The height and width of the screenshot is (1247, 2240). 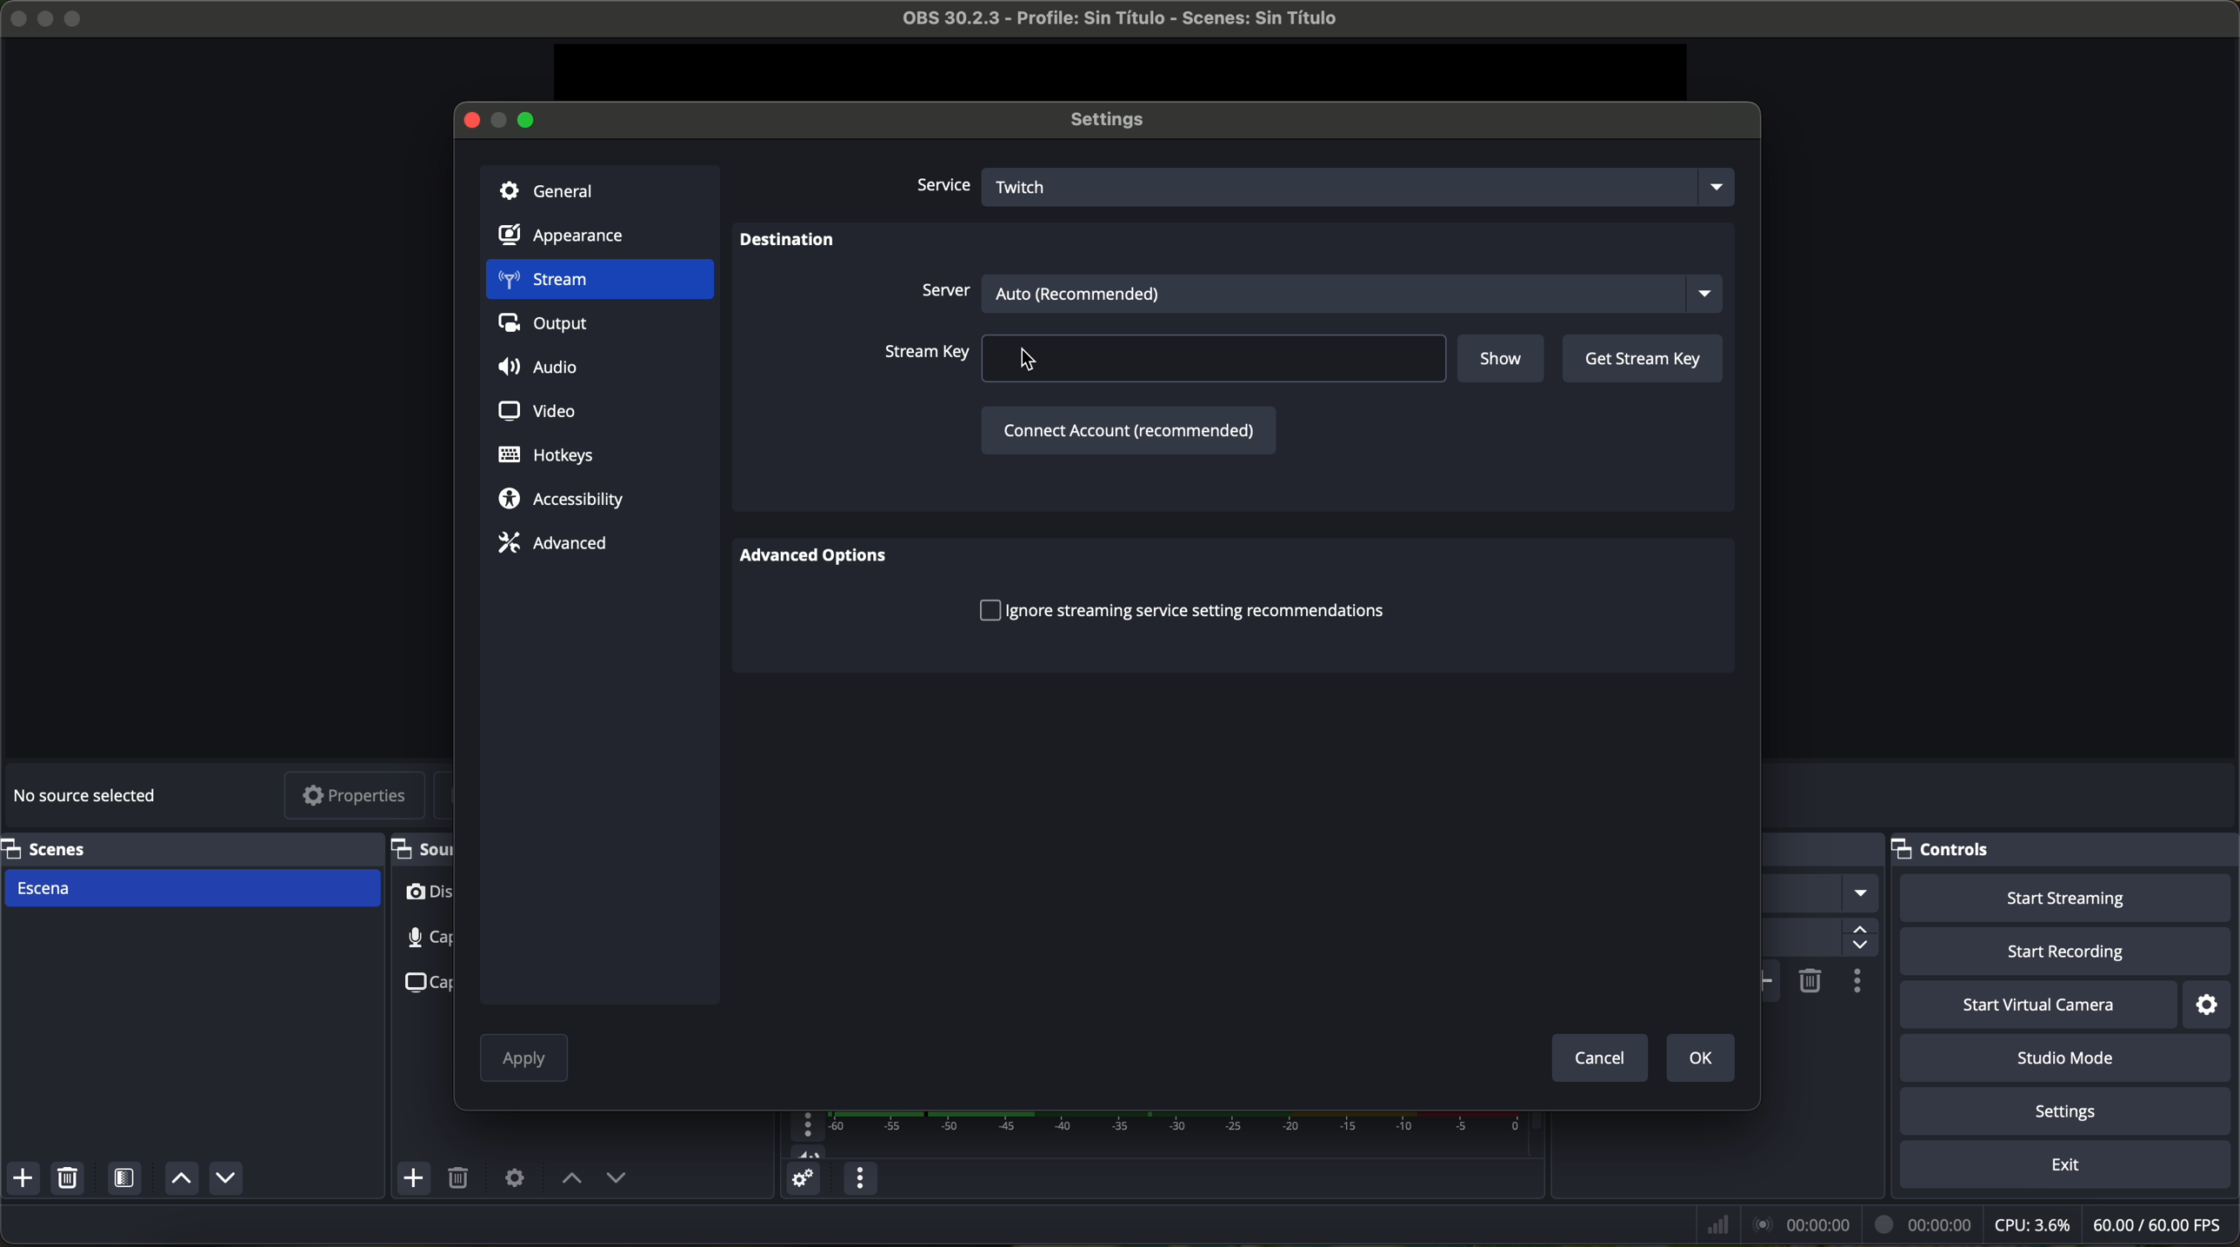 What do you see at coordinates (423, 981) in the screenshot?
I see `screenshot` at bounding box center [423, 981].